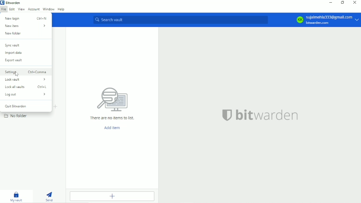  What do you see at coordinates (21, 10) in the screenshot?
I see `View` at bounding box center [21, 10].